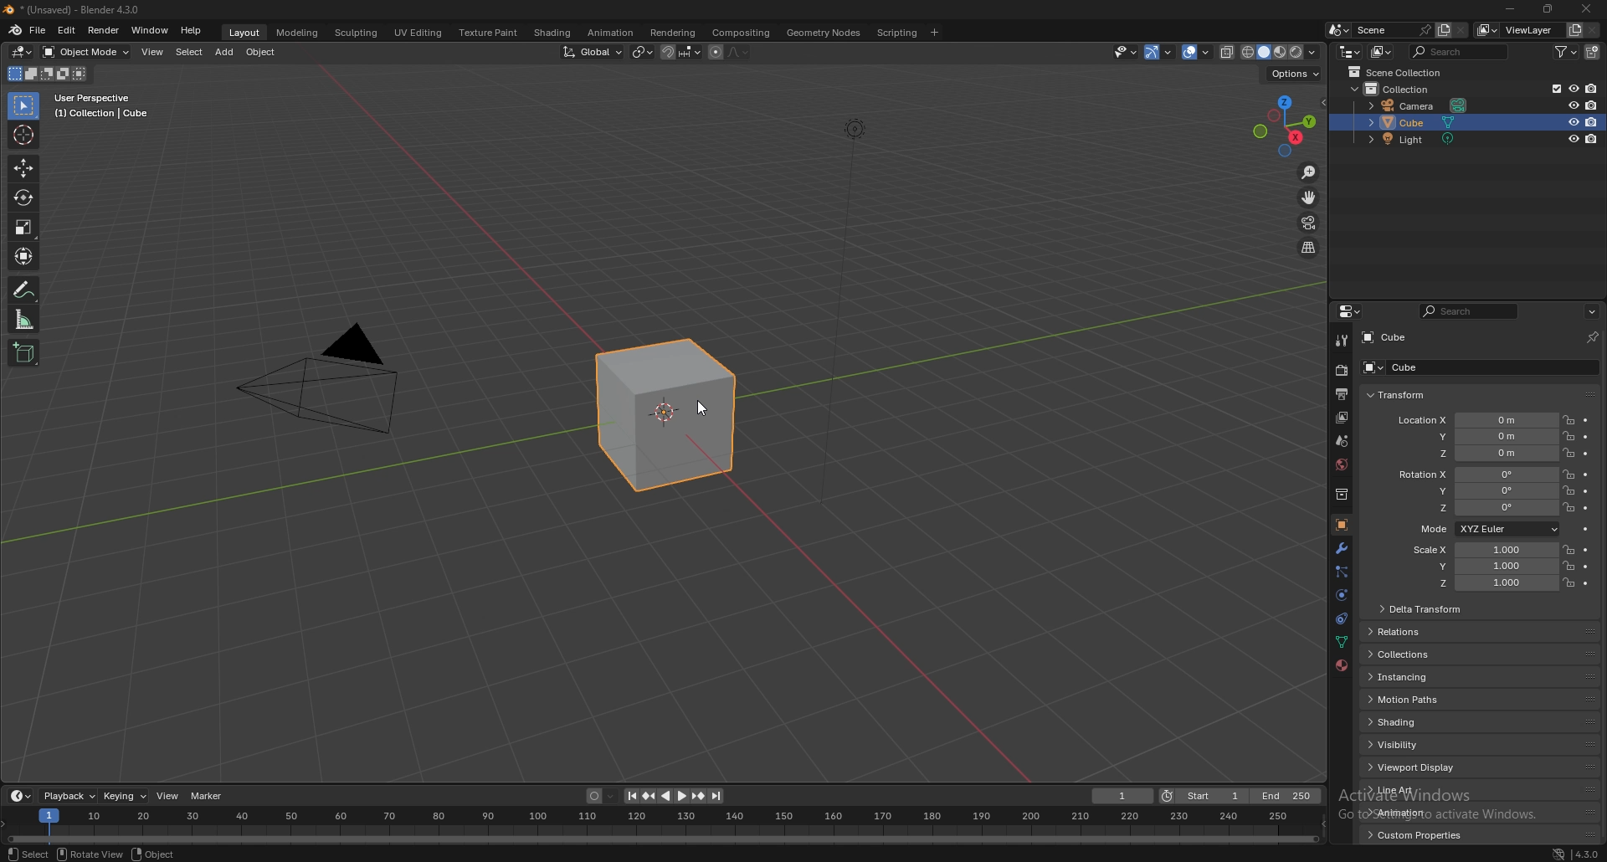  I want to click on render, so click(1341, 369).